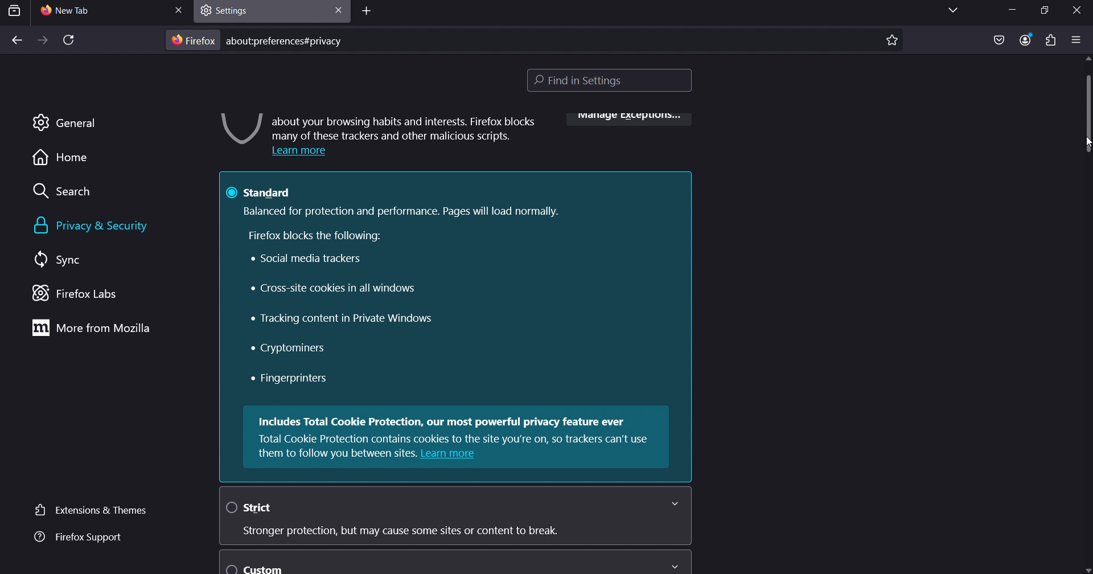 Image resolution: width=1093 pixels, height=574 pixels. What do you see at coordinates (297, 151) in the screenshot?
I see `Learn more` at bounding box center [297, 151].